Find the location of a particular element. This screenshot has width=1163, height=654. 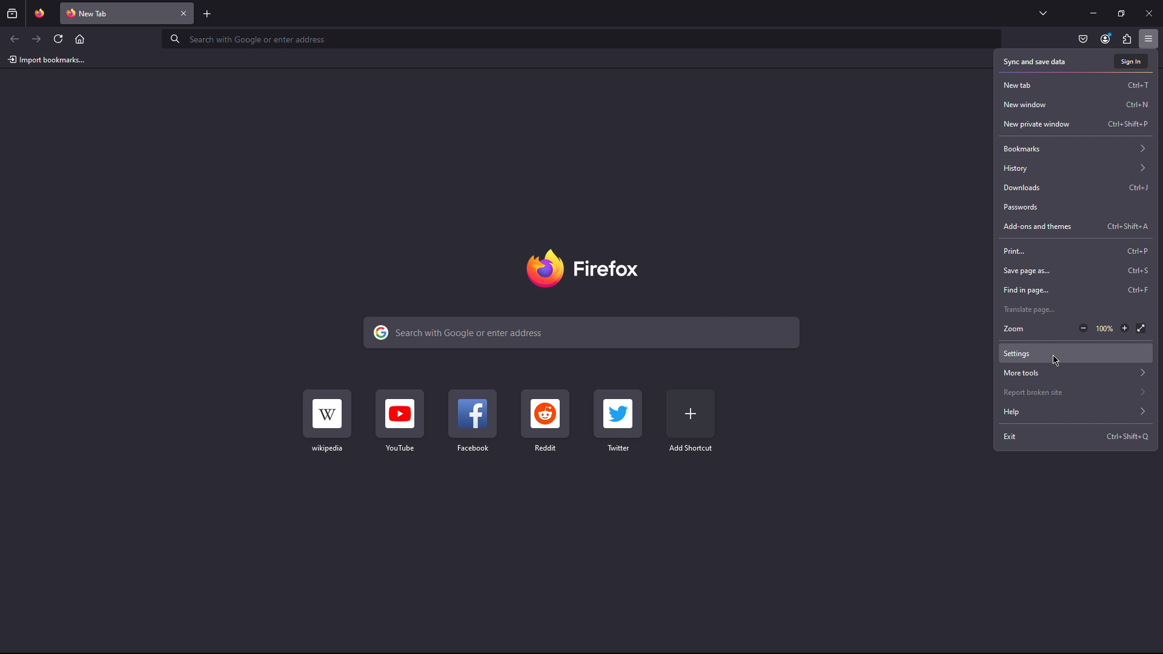

New window is located at coordinates (1075, 104).